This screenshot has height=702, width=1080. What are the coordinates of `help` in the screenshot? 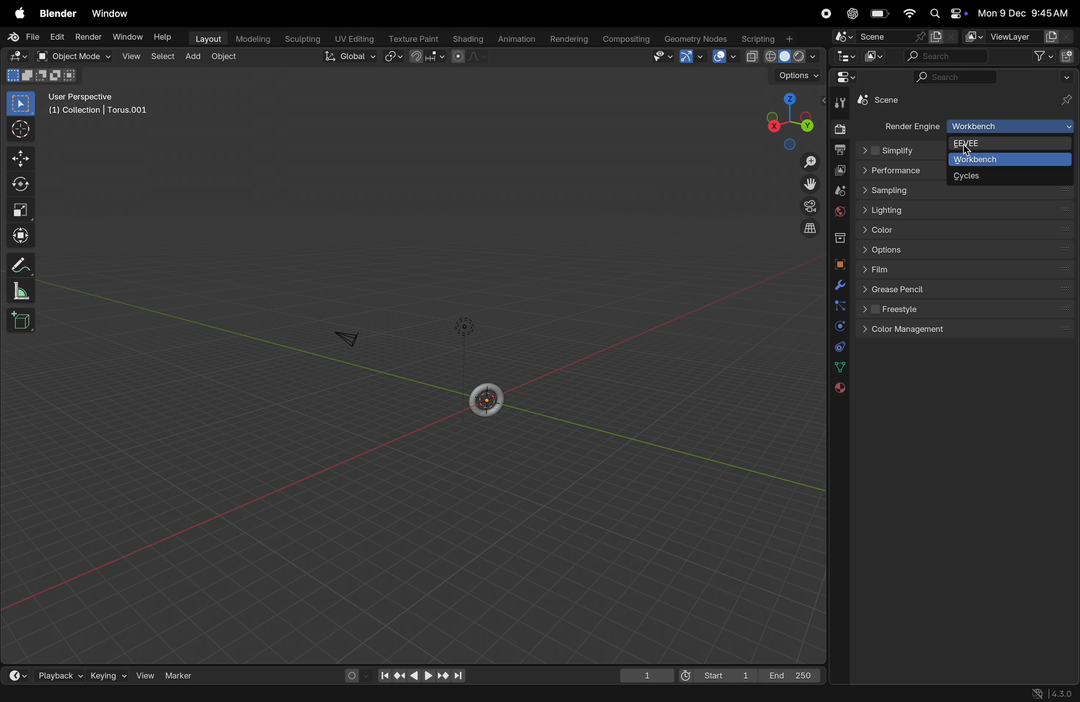 It's located at (163, 38).